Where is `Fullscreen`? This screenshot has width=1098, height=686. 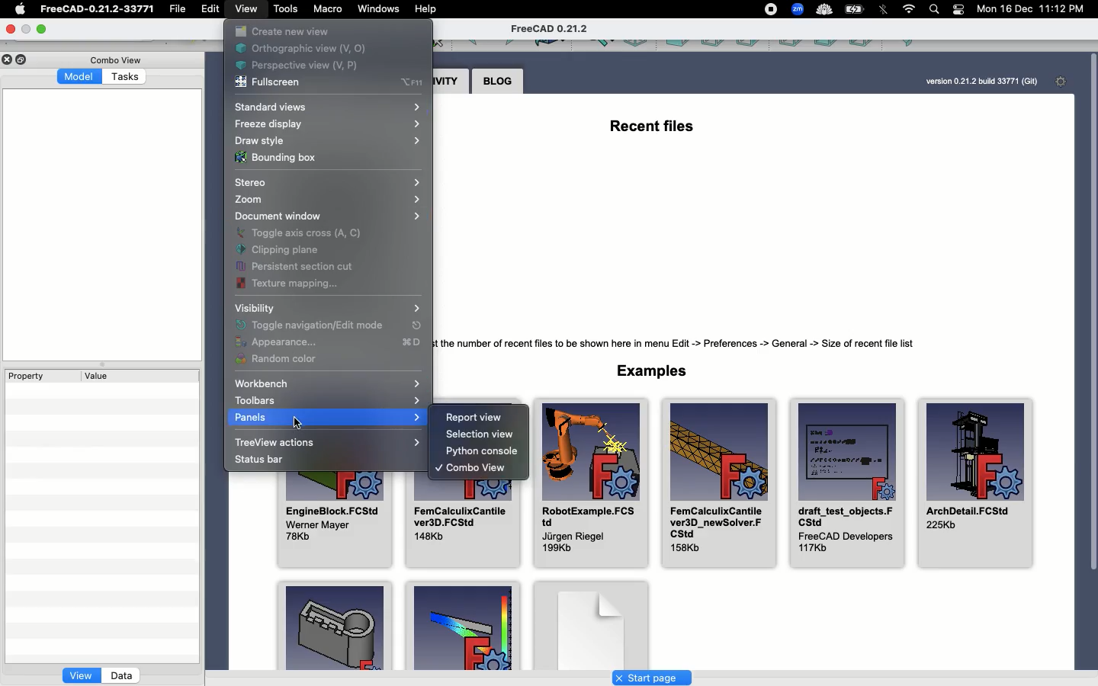 Fullscreen is located at coordinates (271, 83).